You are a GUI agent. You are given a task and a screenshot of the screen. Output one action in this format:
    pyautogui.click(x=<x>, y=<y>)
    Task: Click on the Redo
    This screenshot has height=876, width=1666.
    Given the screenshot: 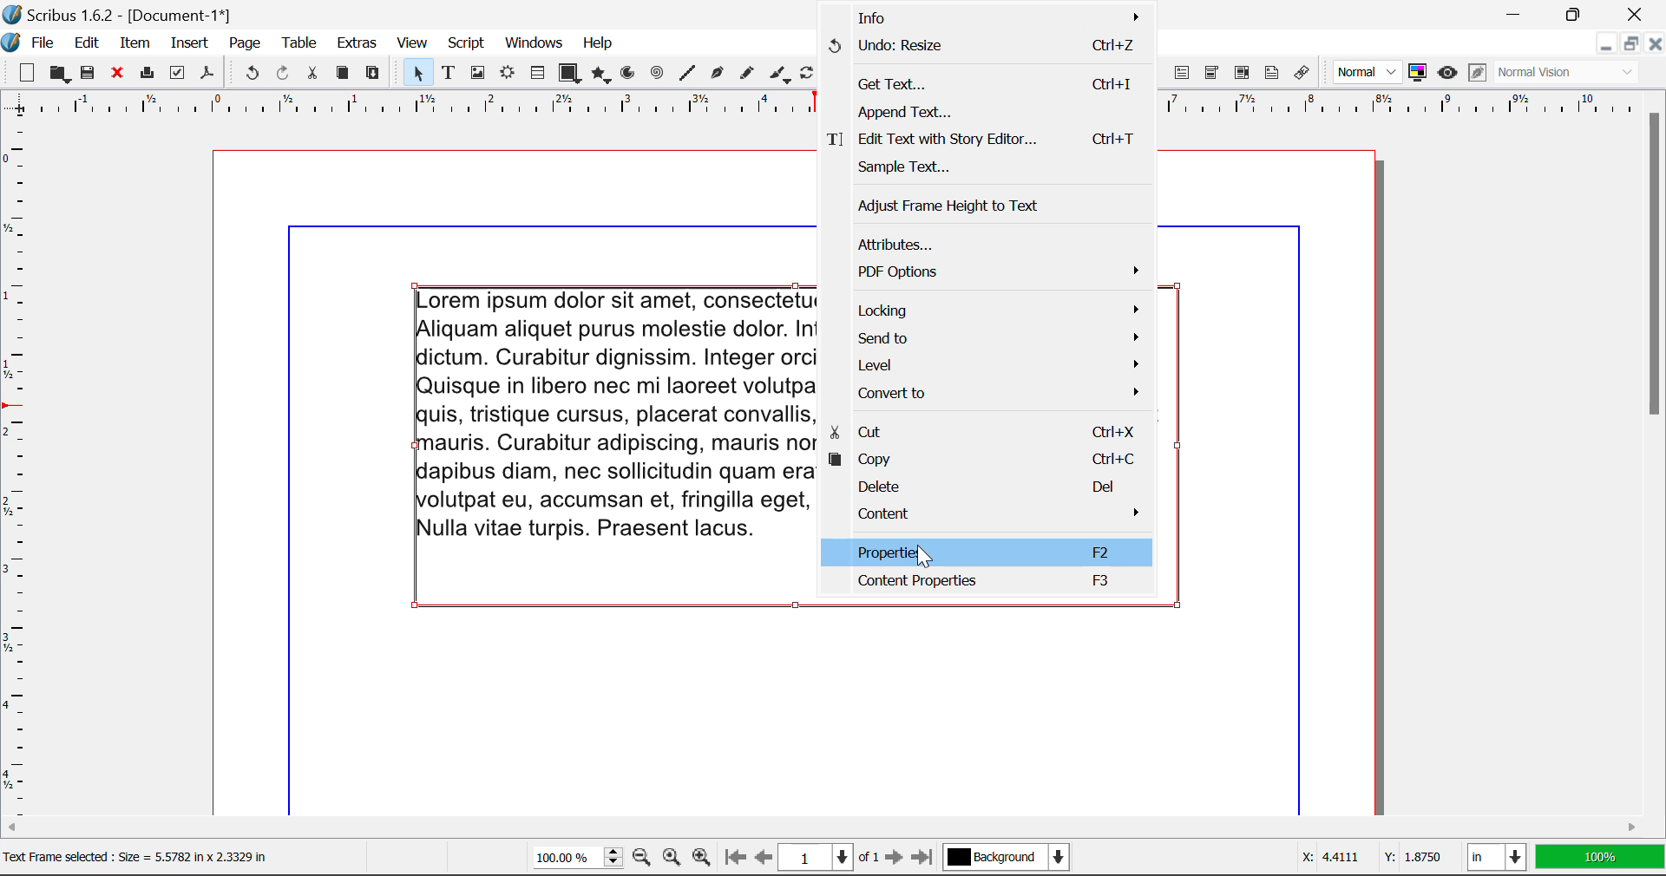 What is the action you would take?
    pyautogui.click(x=283, y=75)
    